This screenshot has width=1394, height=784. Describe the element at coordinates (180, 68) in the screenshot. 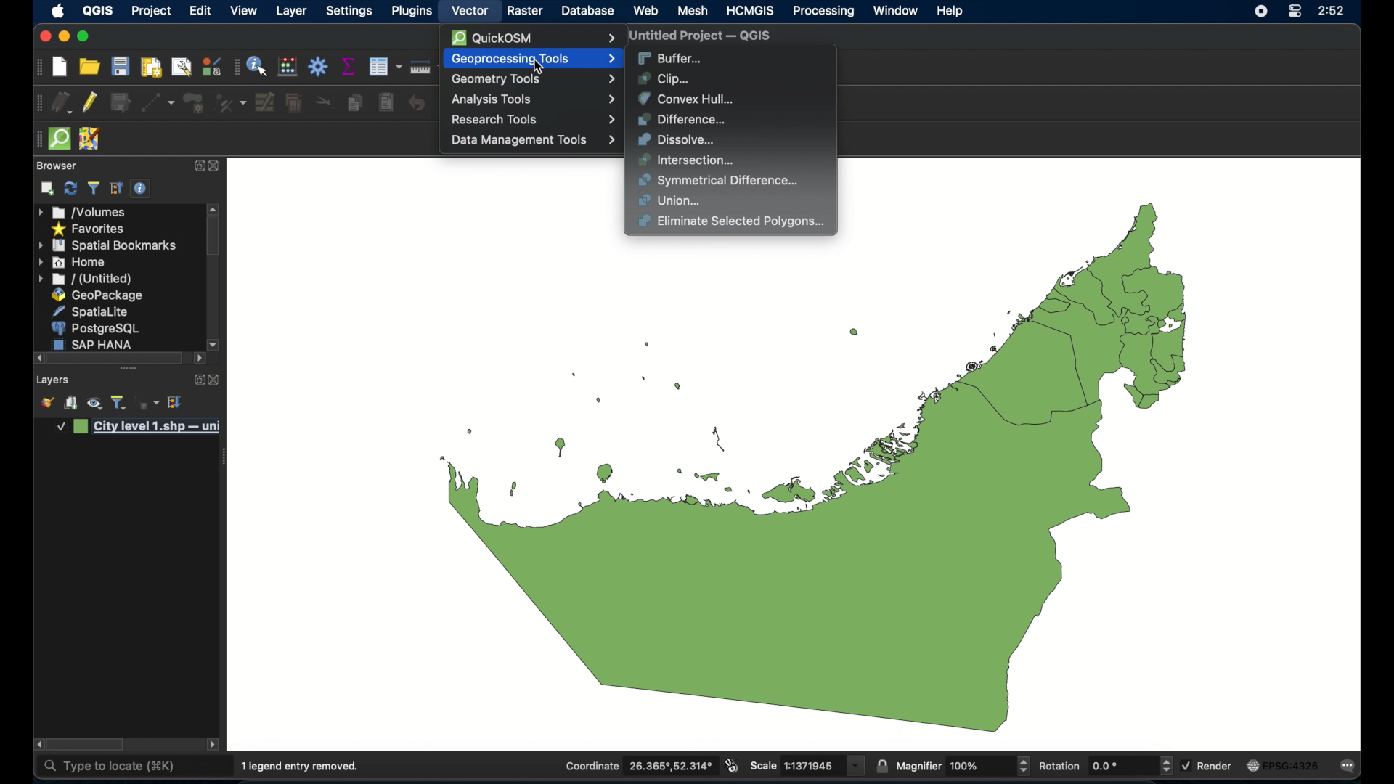

I see `open layout manager` at that location.